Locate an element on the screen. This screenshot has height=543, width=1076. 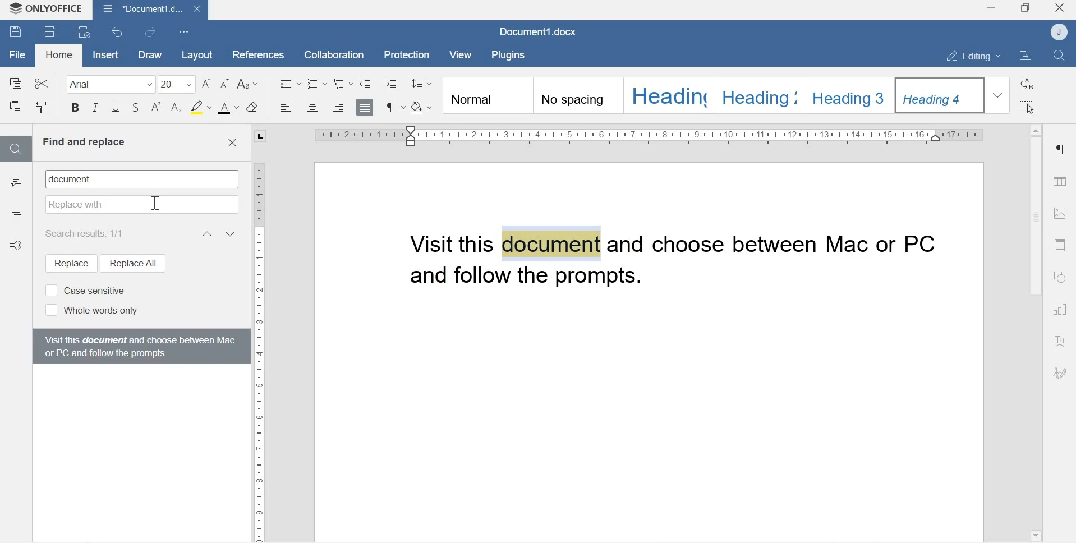
Layout is located at coordinates (196, 54).